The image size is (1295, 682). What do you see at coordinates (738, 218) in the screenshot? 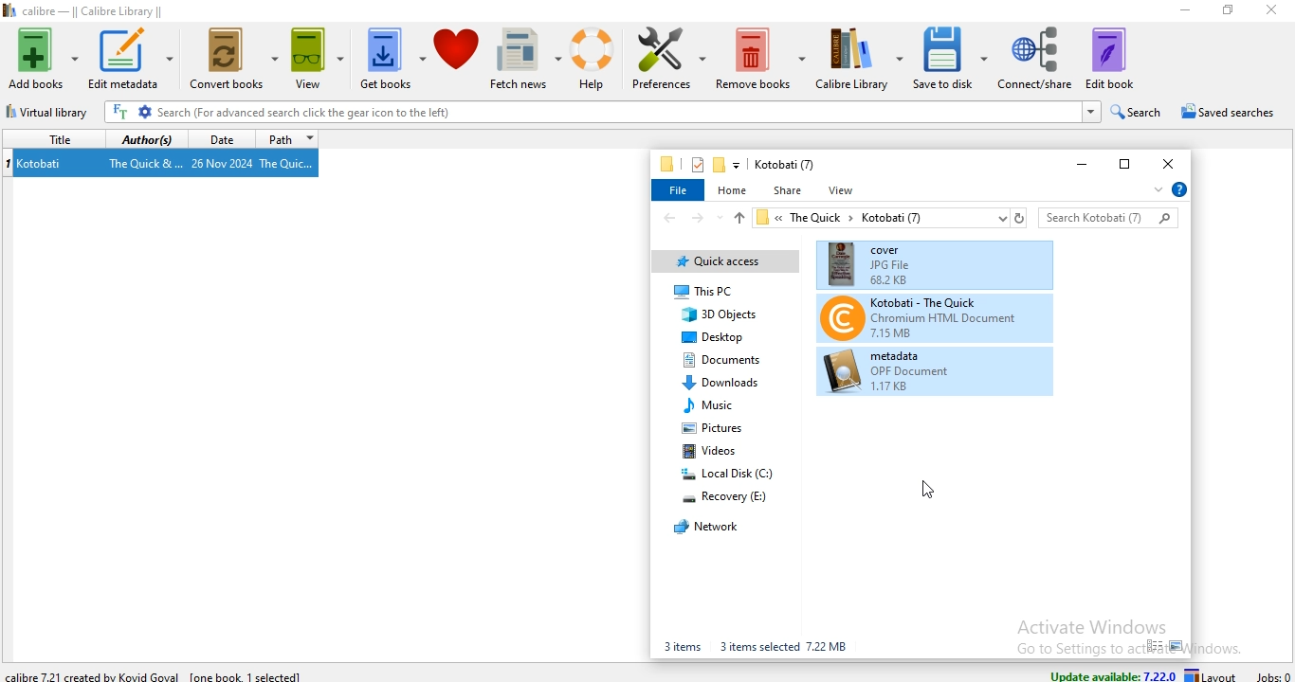
I see `up file path` at bounding box center [738, 218].